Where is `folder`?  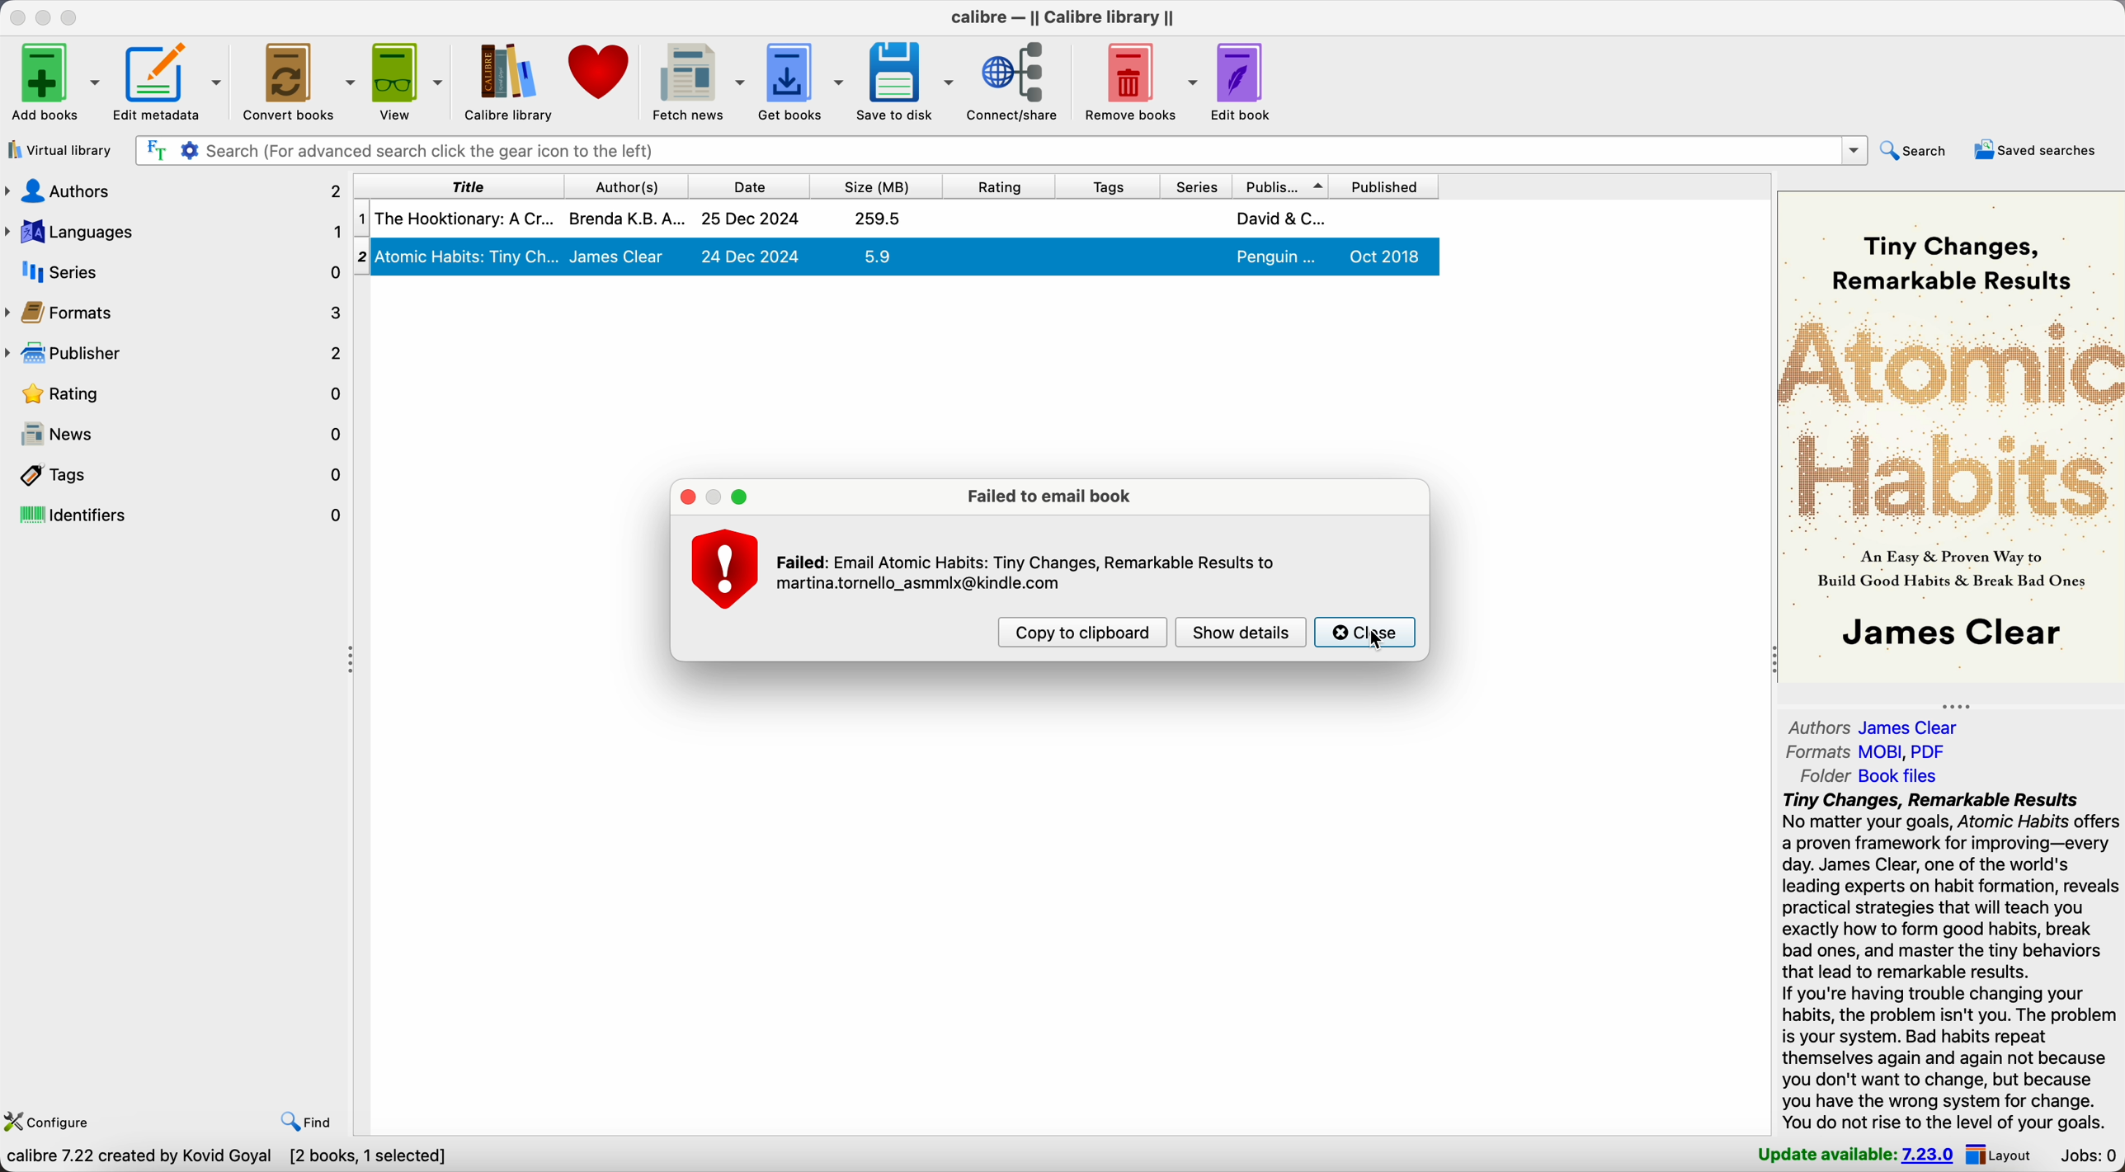 folder is located at coordinates (1862, 776).